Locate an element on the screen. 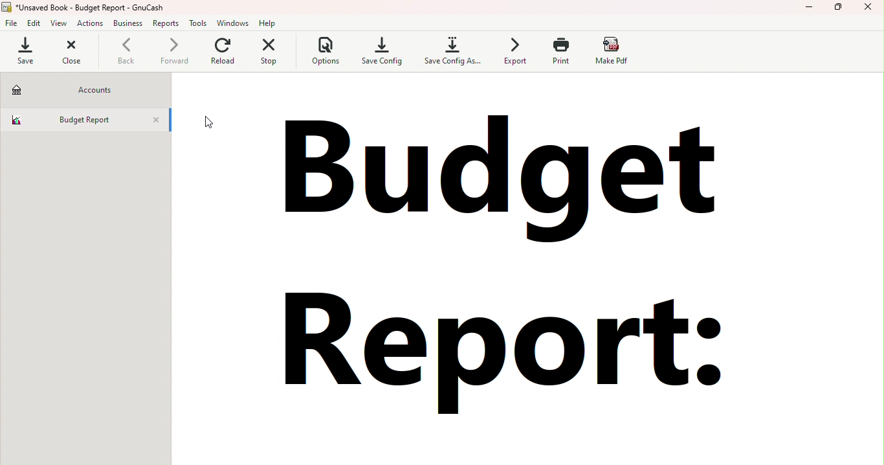 This screenshot has width=884, height=465. Print is located at coordinates (559, 51).